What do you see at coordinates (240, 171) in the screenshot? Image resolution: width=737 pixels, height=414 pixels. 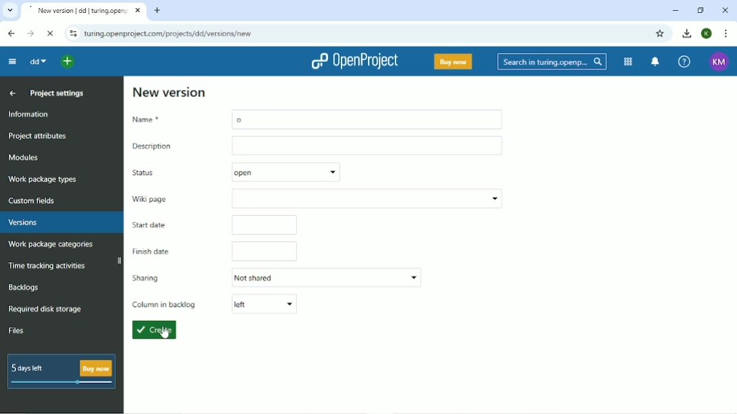 I see `open` at bounding box center [240, 171].